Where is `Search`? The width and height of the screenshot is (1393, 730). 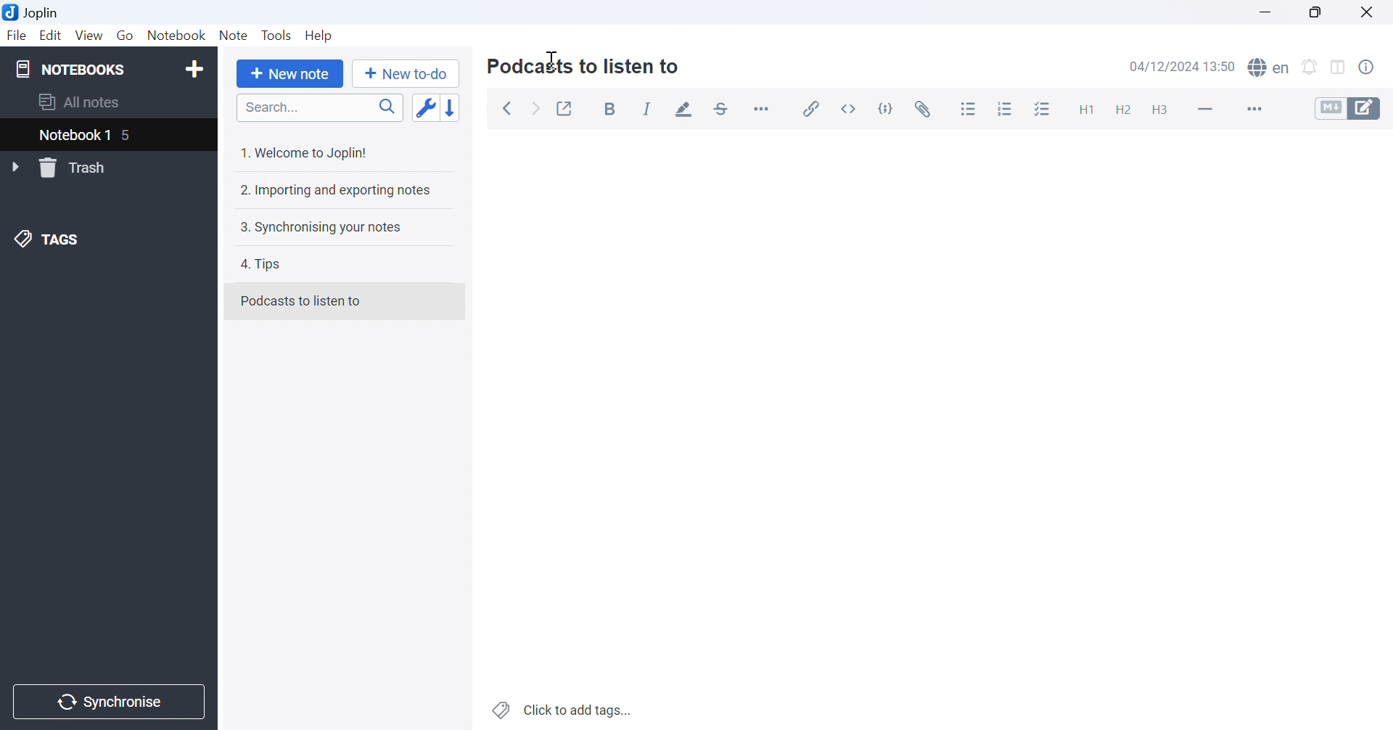
Search is located at coordinates (319, 108).